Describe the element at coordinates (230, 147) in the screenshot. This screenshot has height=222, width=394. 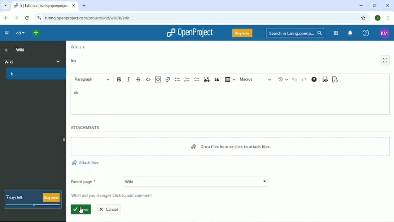
I see `Drop files here or click to attach files.` at that location.